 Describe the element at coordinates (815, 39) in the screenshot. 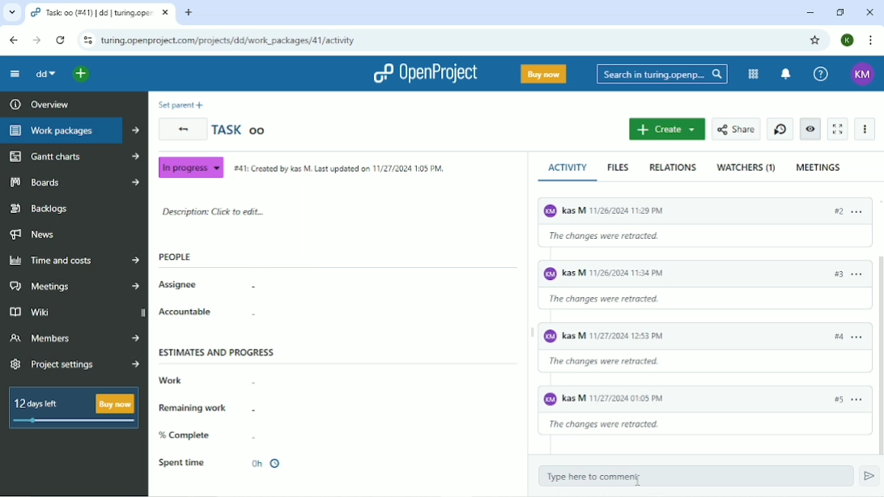

I see `Bookmark this tab` at that location.